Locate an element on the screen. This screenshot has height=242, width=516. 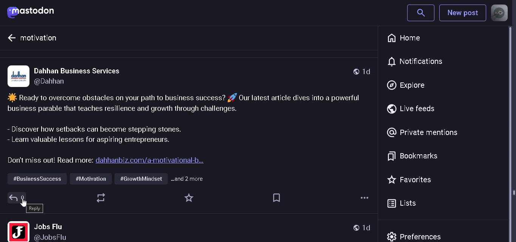
favorites is located at coordinates (188, 198).